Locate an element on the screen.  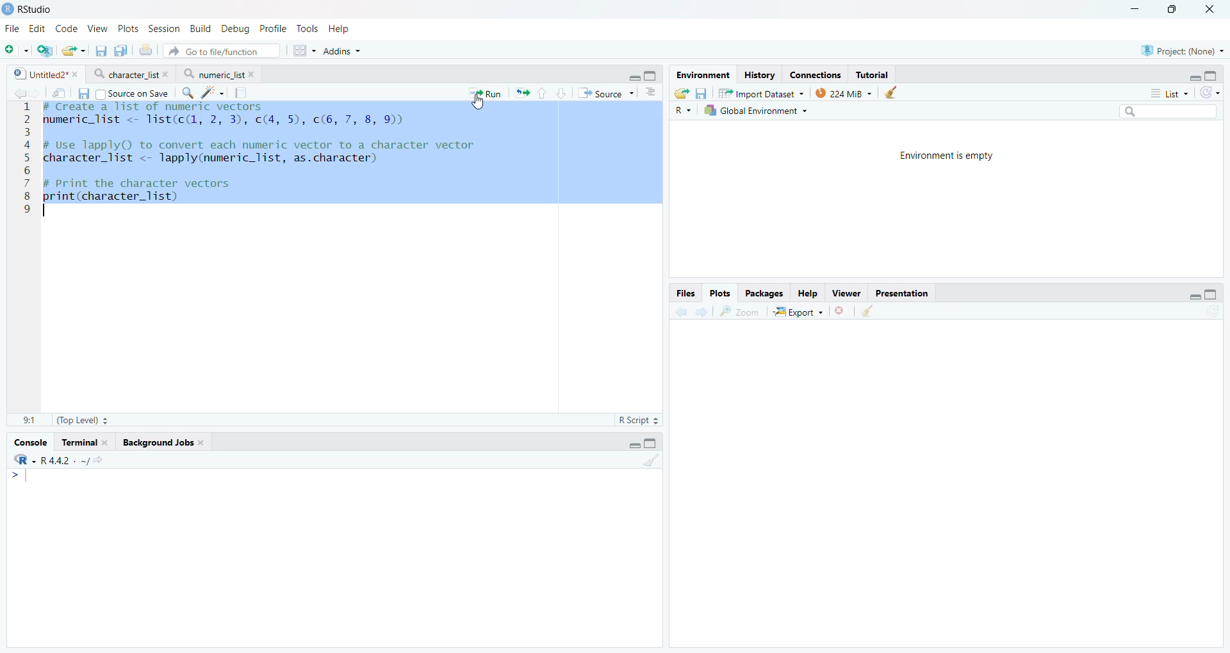
Console is located at coordinates (31, 443).